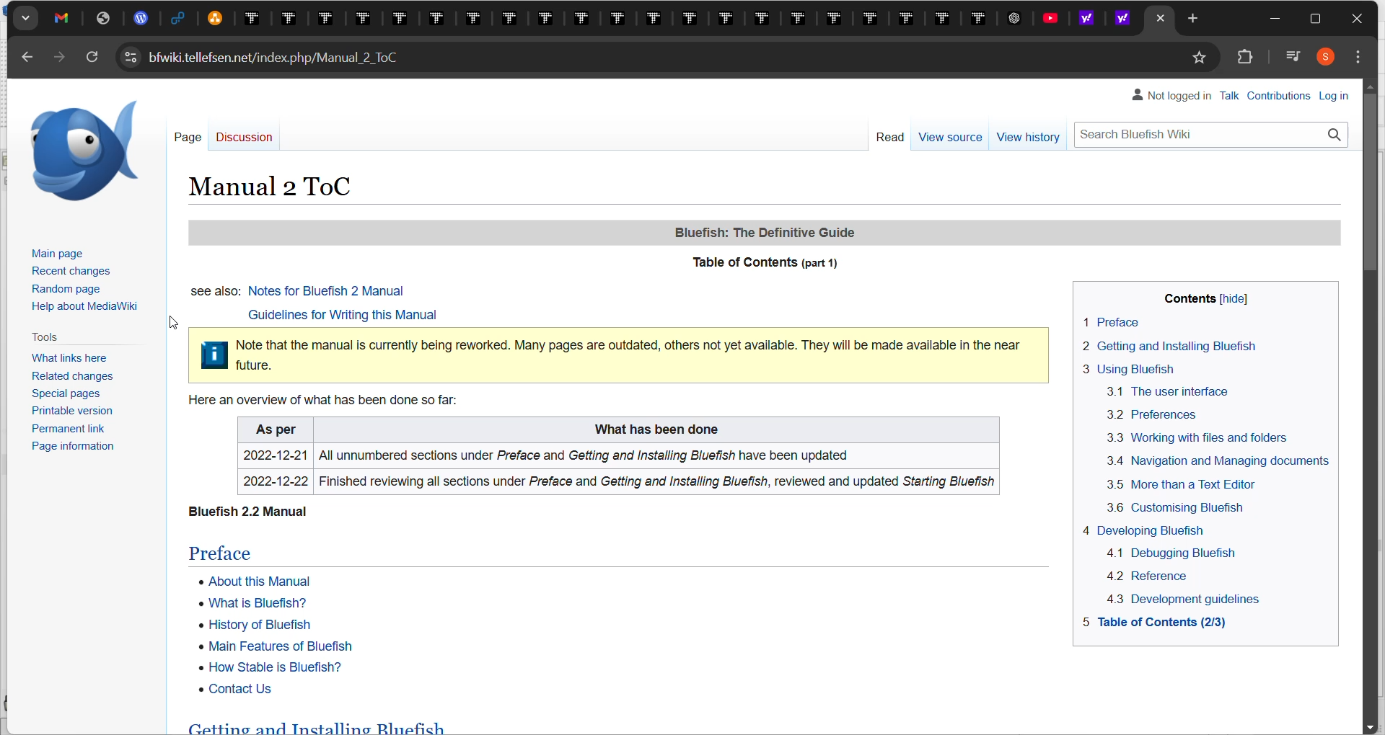 The image size is (1385, 735). What do you see at coordinates (62, 430) in the screenshot?
I see `Permanent link` at bounding box center [62, 430].